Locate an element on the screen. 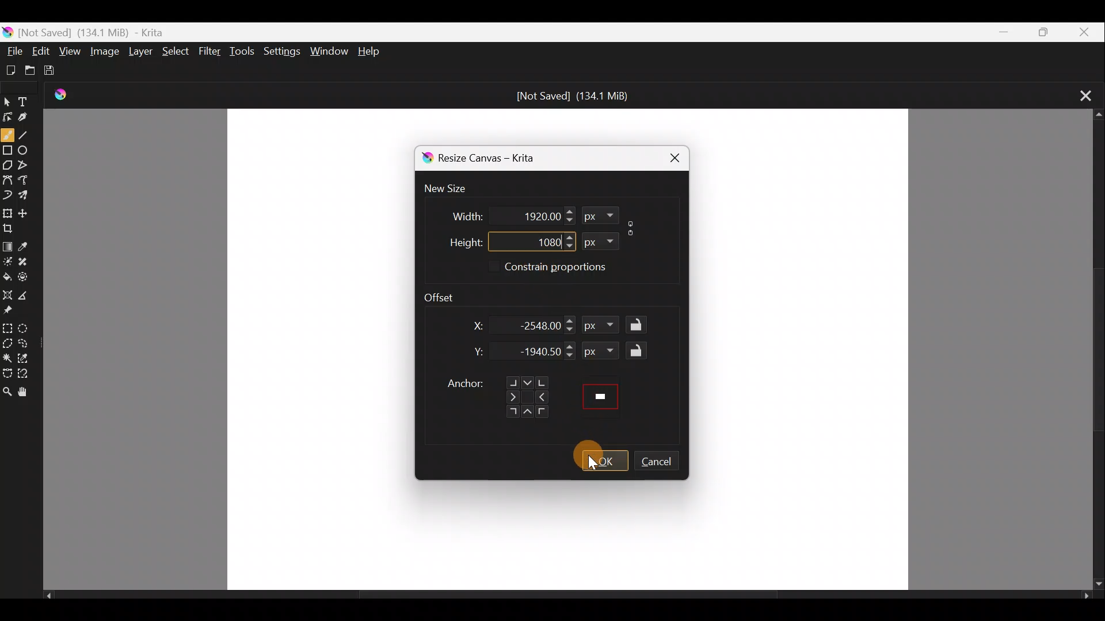 The image size is (1105, 621). Krita Logo is located at coordinates (8, 29).